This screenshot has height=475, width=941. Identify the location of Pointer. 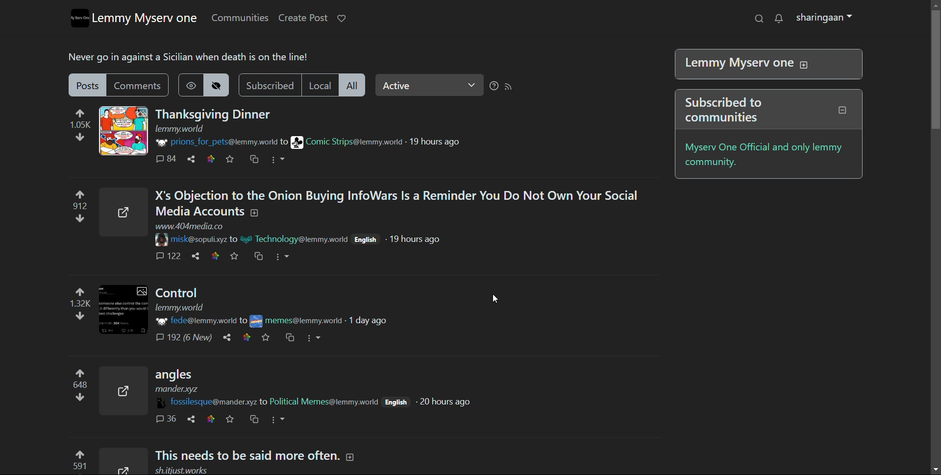
(499, 296).